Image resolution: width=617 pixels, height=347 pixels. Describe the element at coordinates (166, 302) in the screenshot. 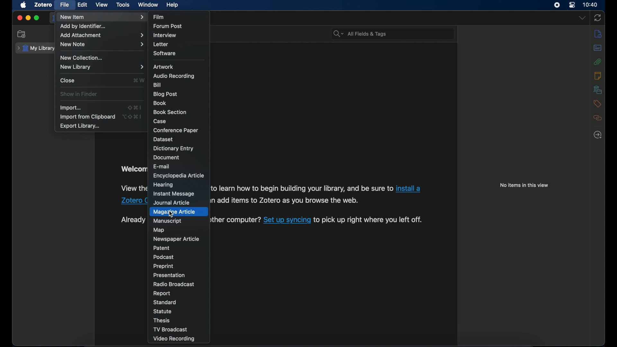

I see `standard` at that location.